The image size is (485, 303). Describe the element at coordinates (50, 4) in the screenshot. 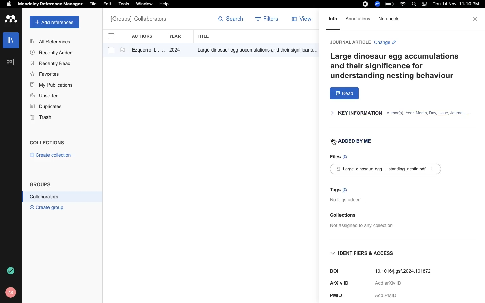

I see `Mendeley Reference Manager` at that location.